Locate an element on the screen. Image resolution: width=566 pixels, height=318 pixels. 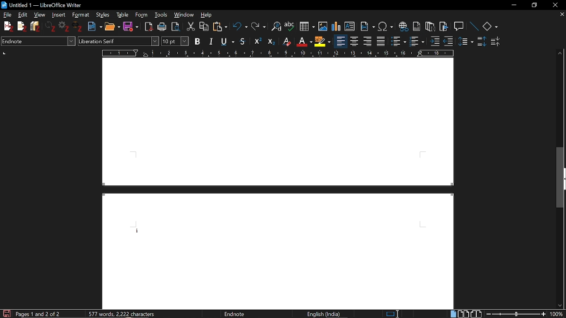
Add citation is located at coordinates (6, 25).